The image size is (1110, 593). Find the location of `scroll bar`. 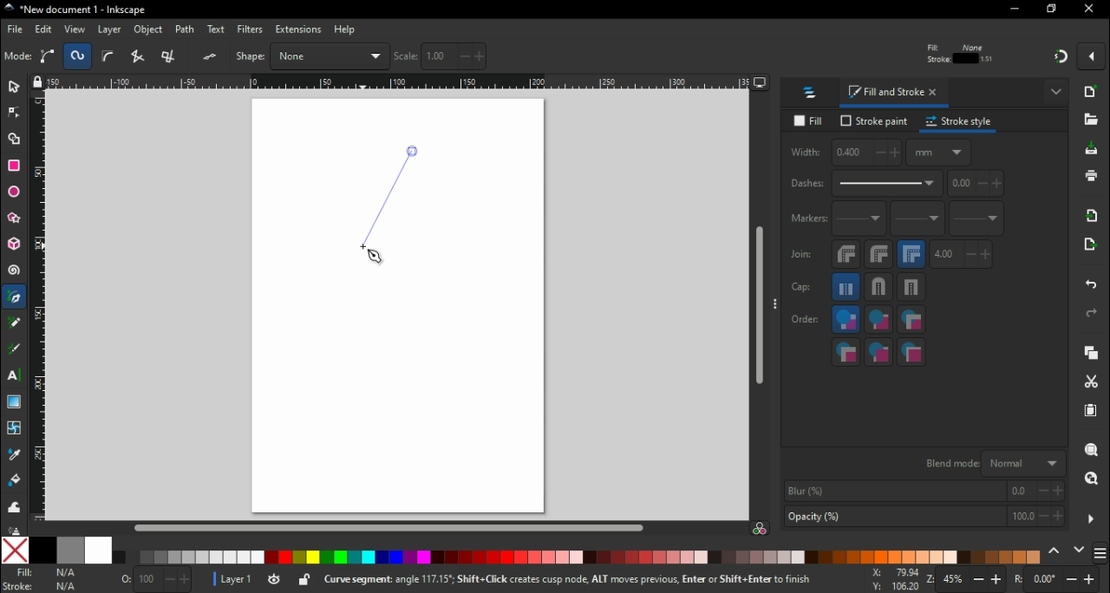

scroll bar is located at coordinates (388, 528).